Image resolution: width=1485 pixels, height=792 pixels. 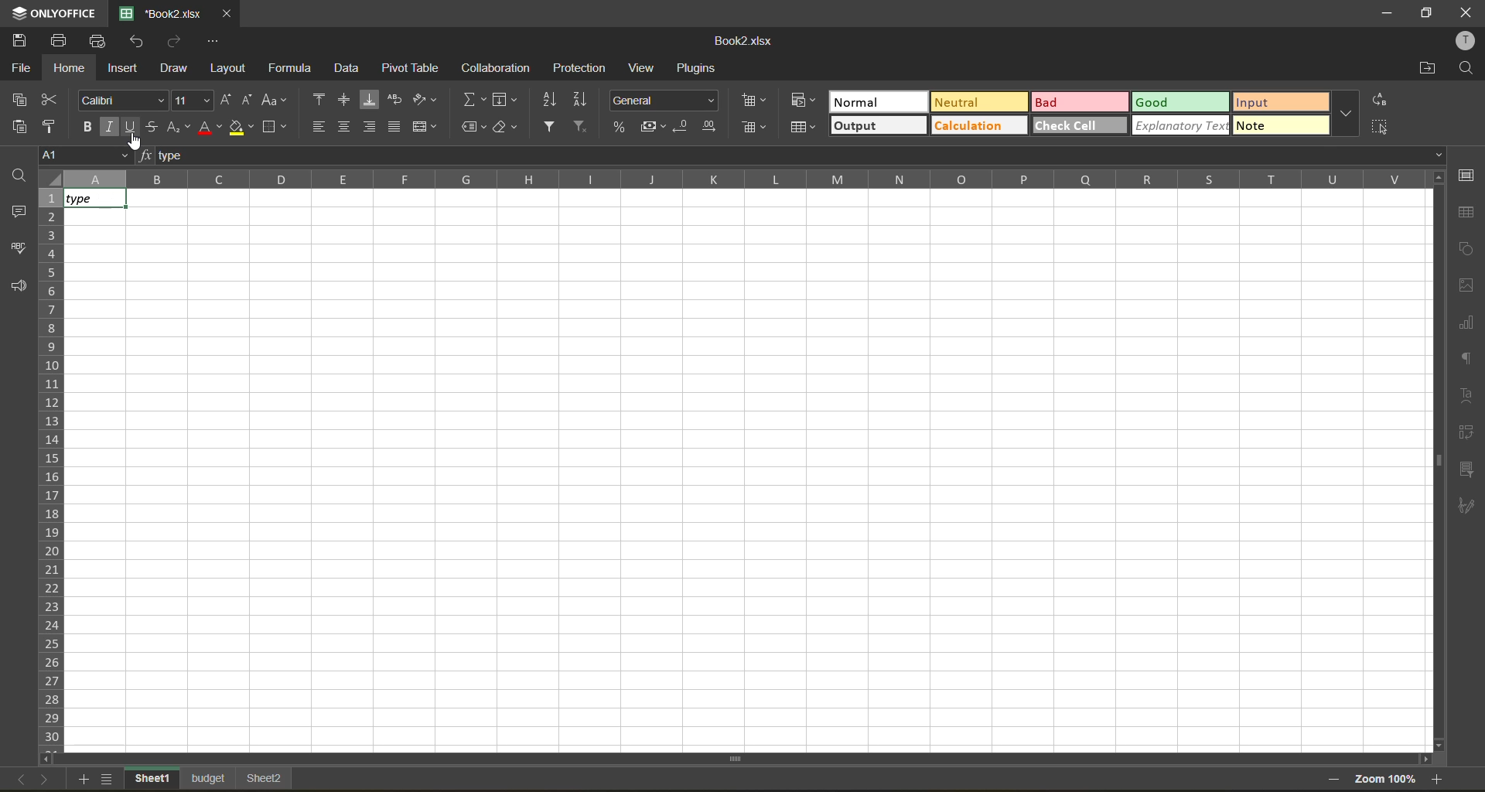 What do you see at coordinates (499, 70) in the screenshot?
I see `collaboration` at bounding box center [499, 70].